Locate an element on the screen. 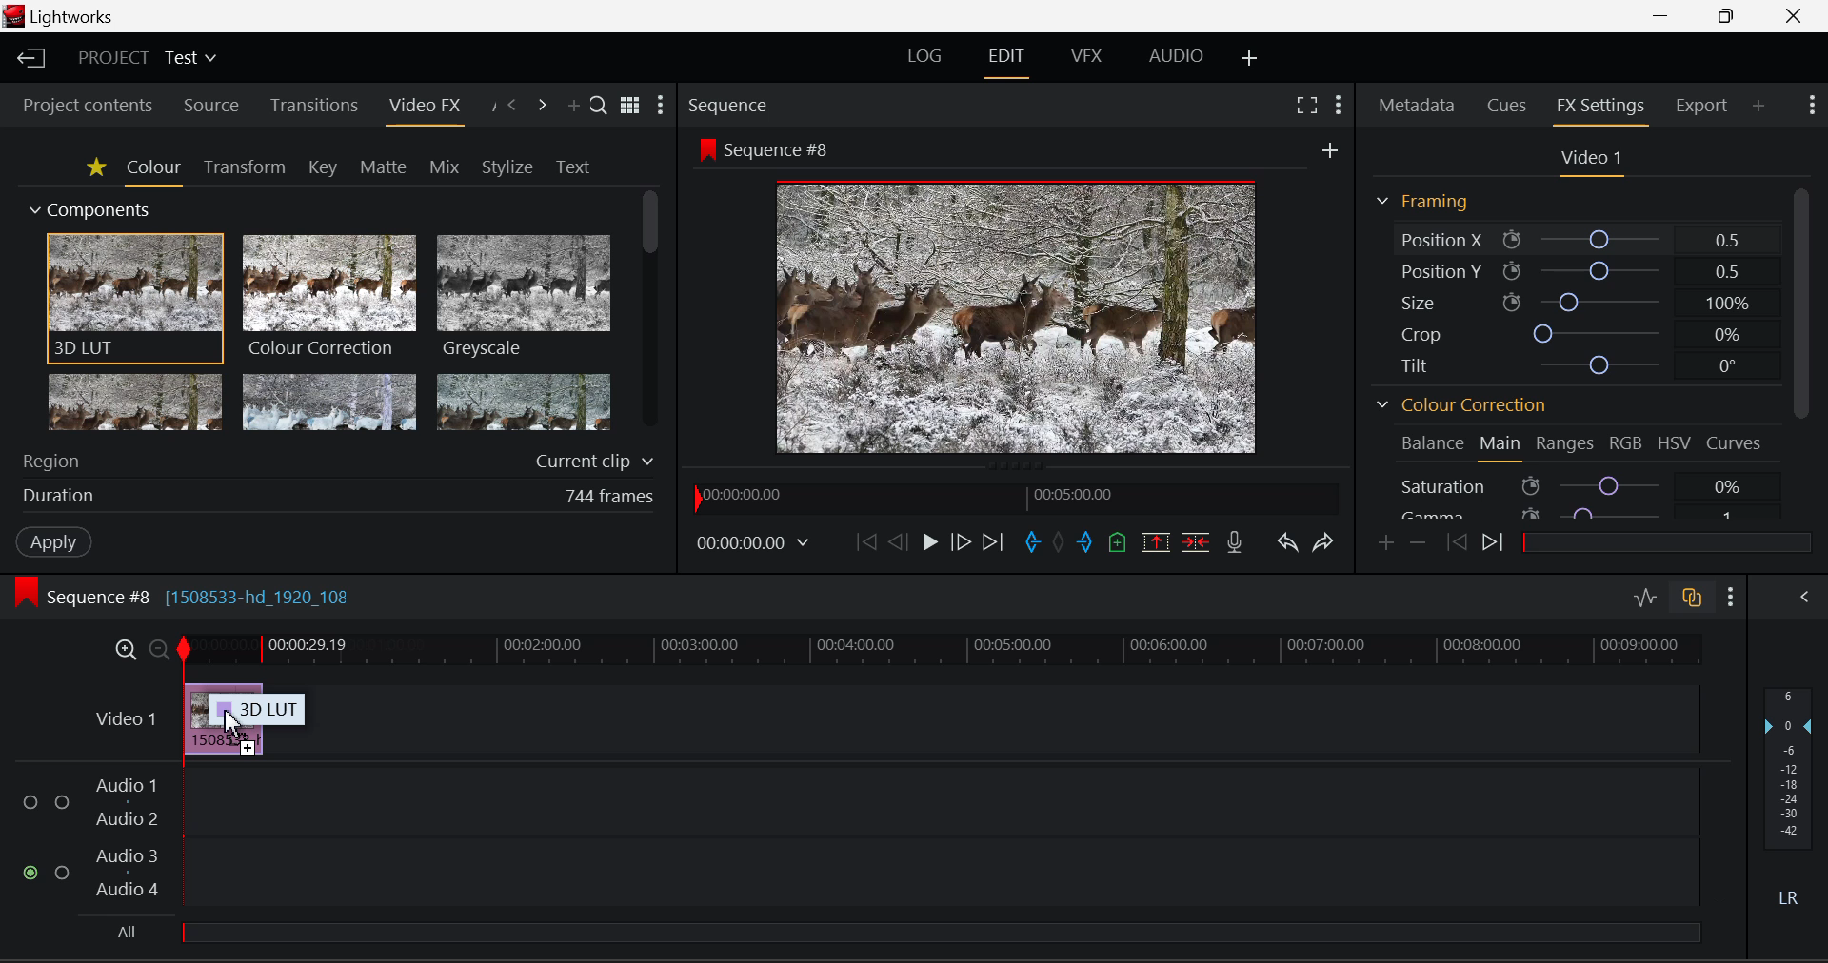  Components Section is located at coordinates (92, 207).